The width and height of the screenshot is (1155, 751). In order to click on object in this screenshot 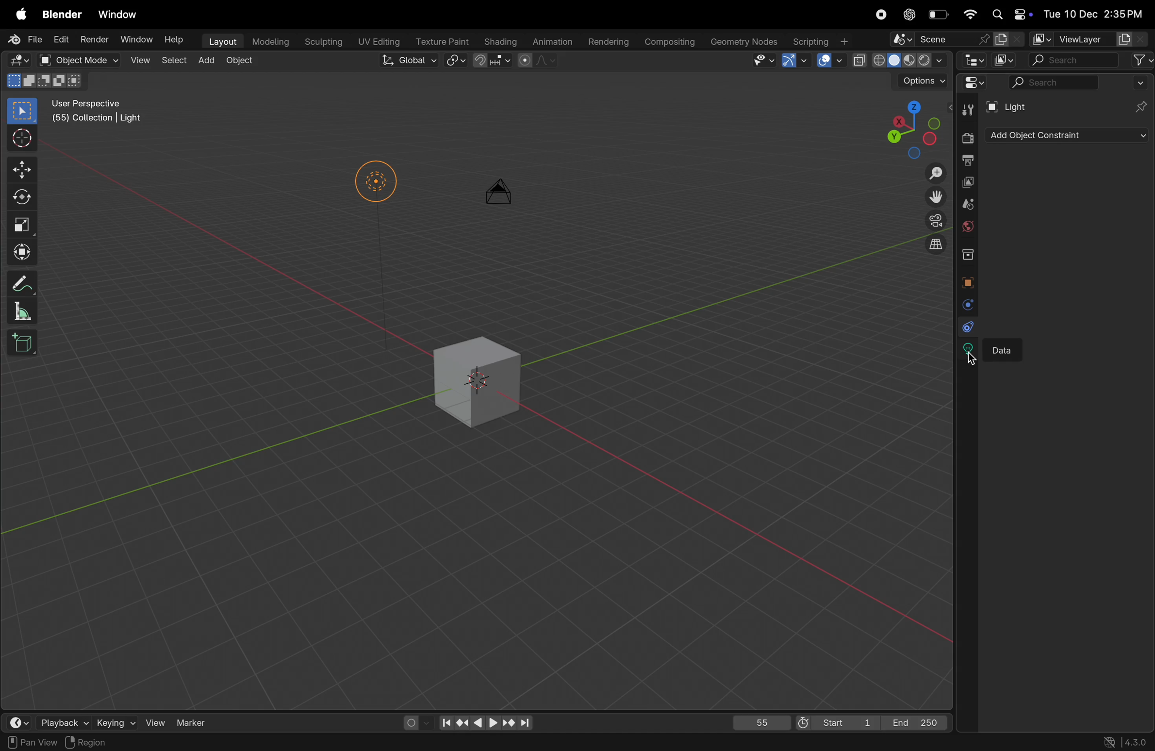, I will do `click(970, 281)`.